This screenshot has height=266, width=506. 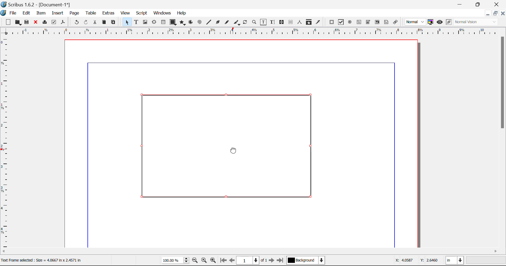 What do you see at coordinates (204, 261) in the screenshot?
I see `Zoom to 100%` at bounding box center [204, 261].